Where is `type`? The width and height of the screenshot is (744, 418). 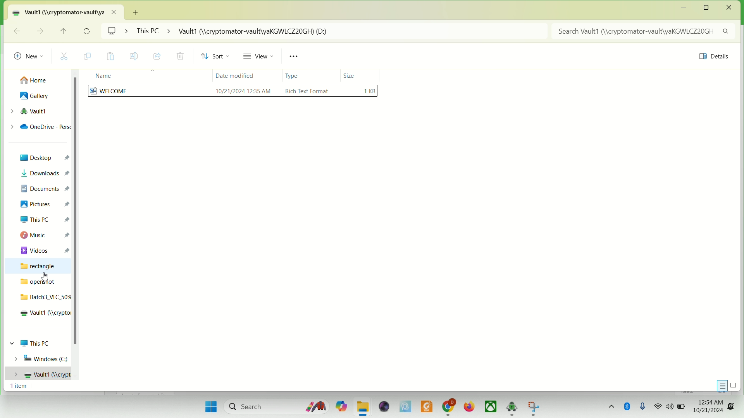
type is located at coordinates (296, 75).